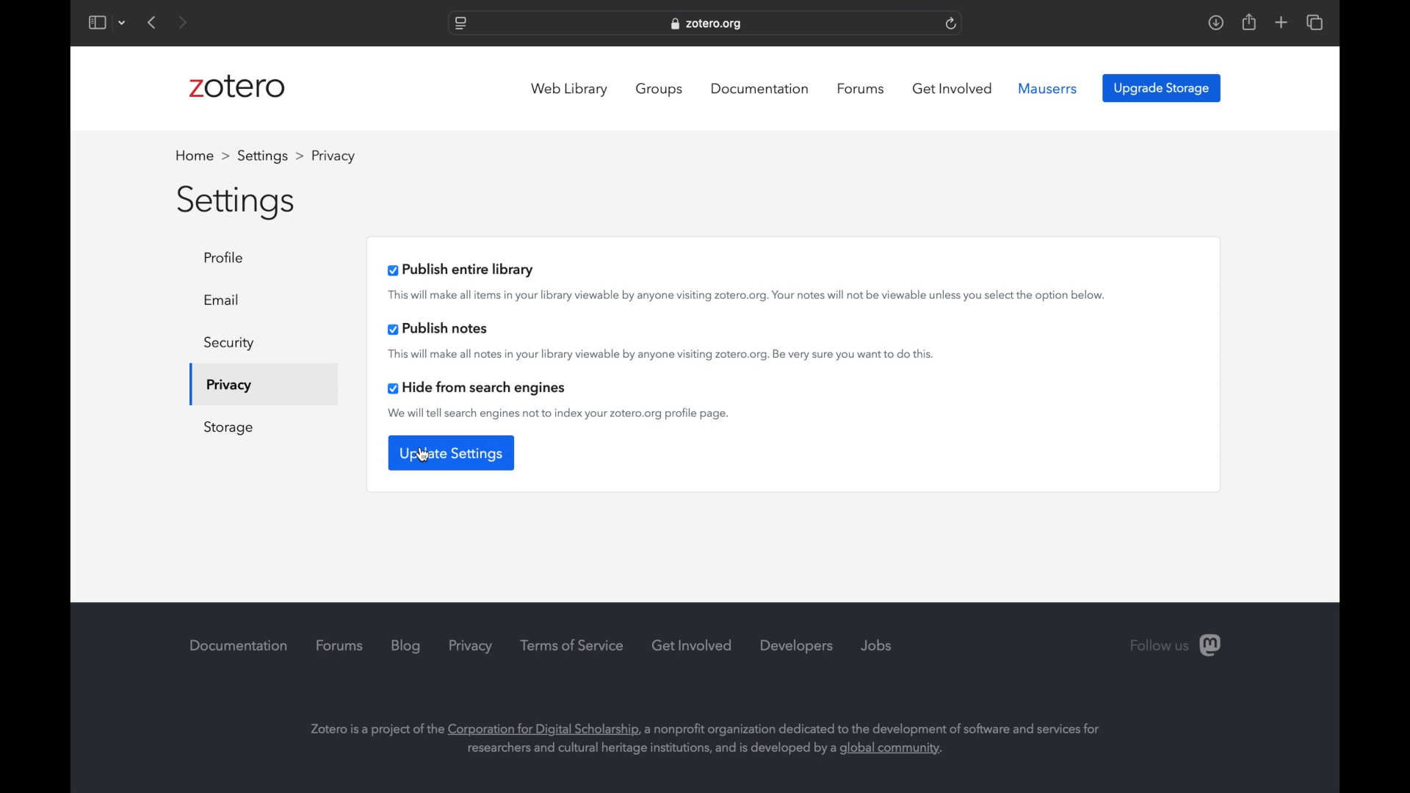 Image resolution: width=1410 pixels, height=793 pixels. I want to click on storage, so click(229, 428).